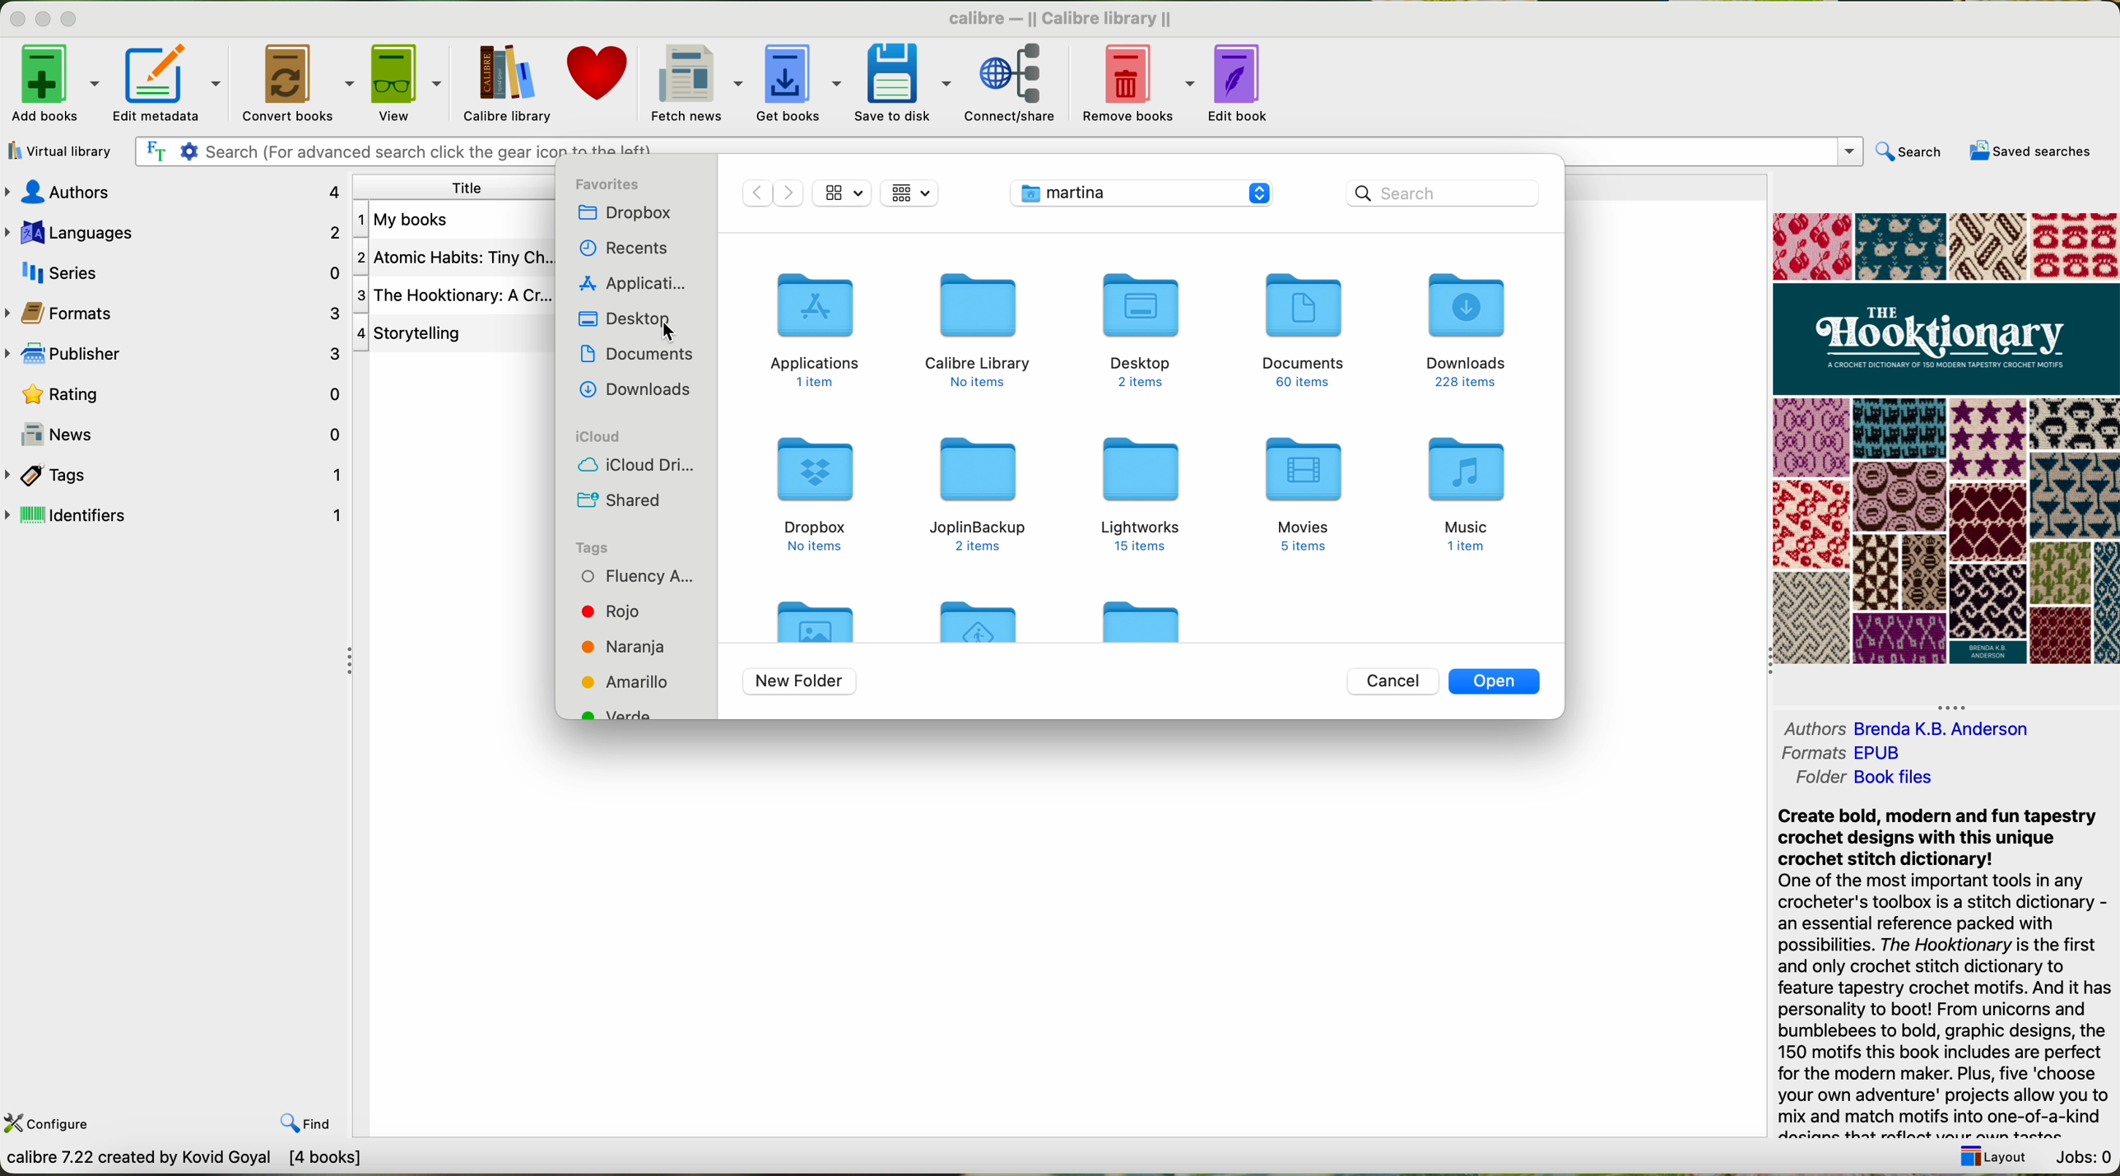 Image resolution: width=2120 pixels, height=1176 pixels. I want to click on authors, so click(174, 193).